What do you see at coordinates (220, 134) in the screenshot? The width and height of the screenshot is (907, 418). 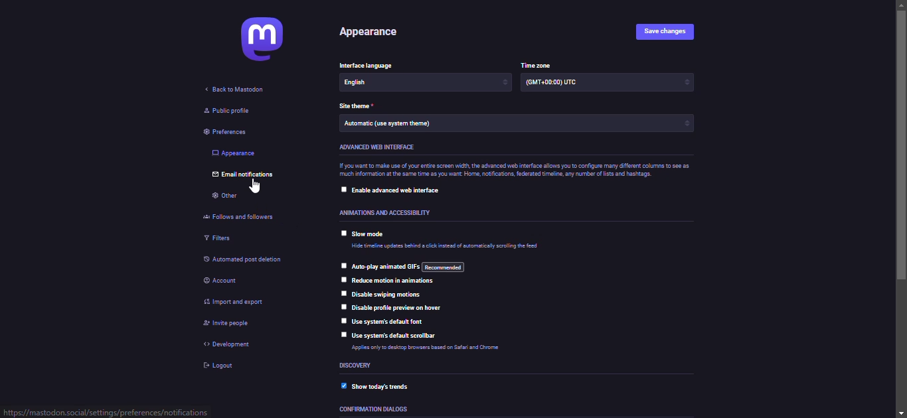 I see `preferences` at bounding box center [220, 134].